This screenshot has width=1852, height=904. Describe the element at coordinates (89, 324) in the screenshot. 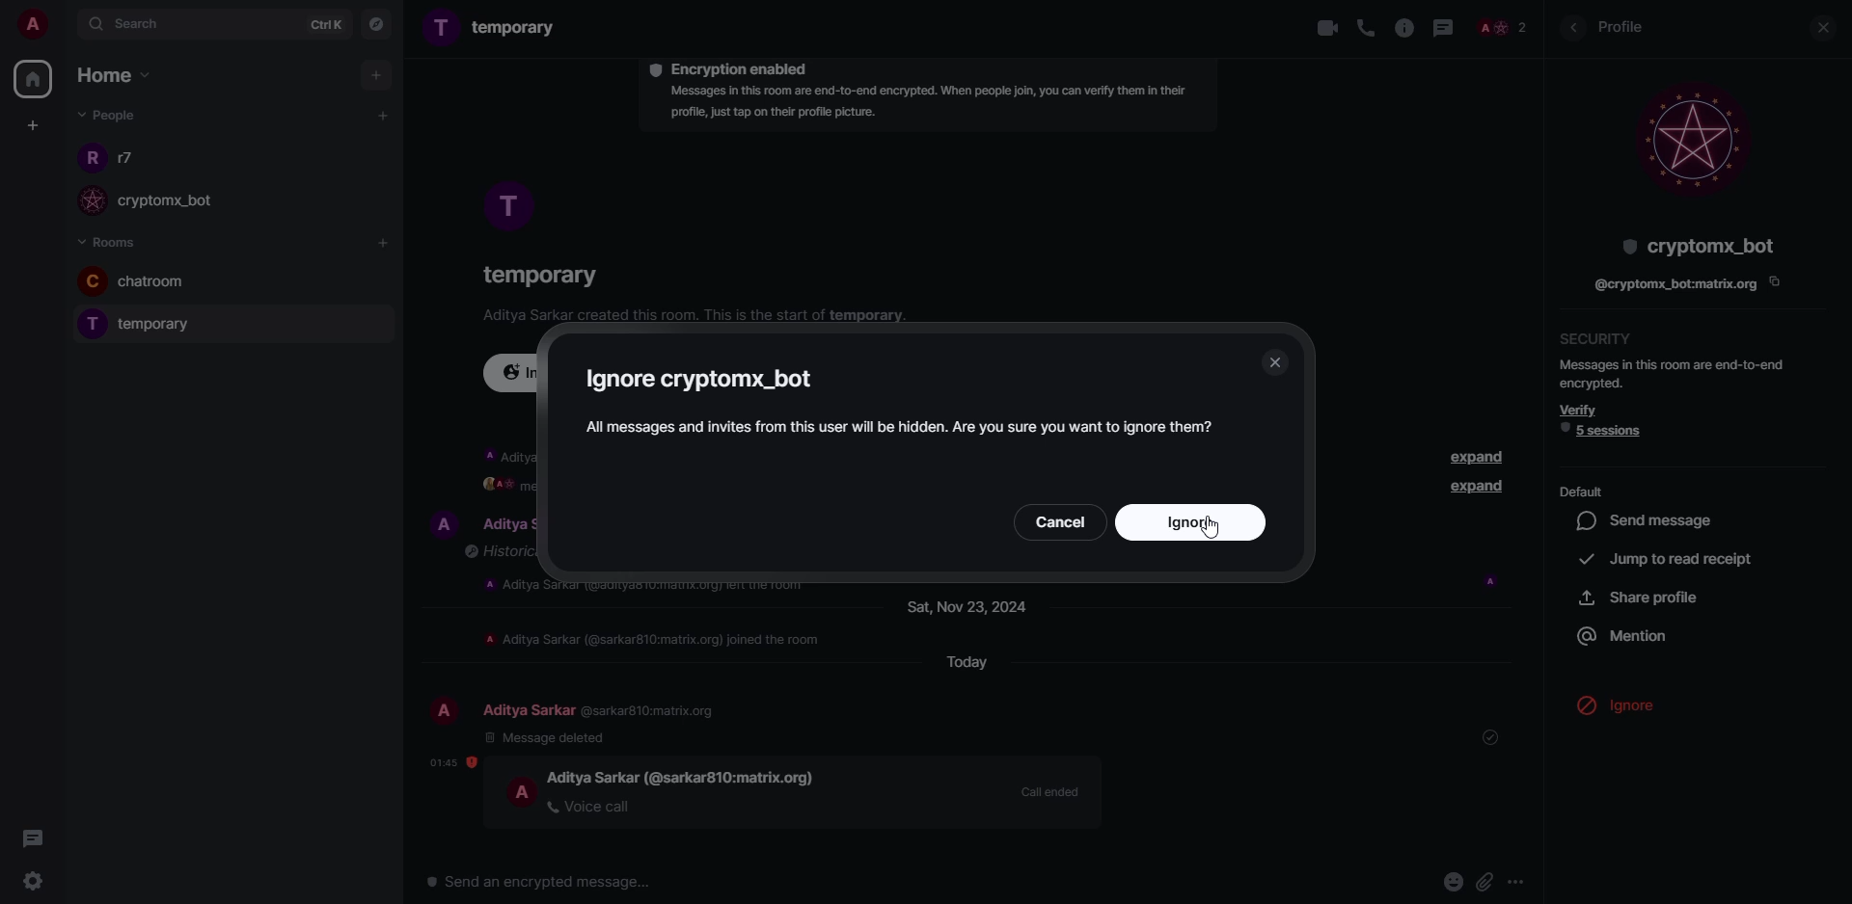

I see `profile` at that location.